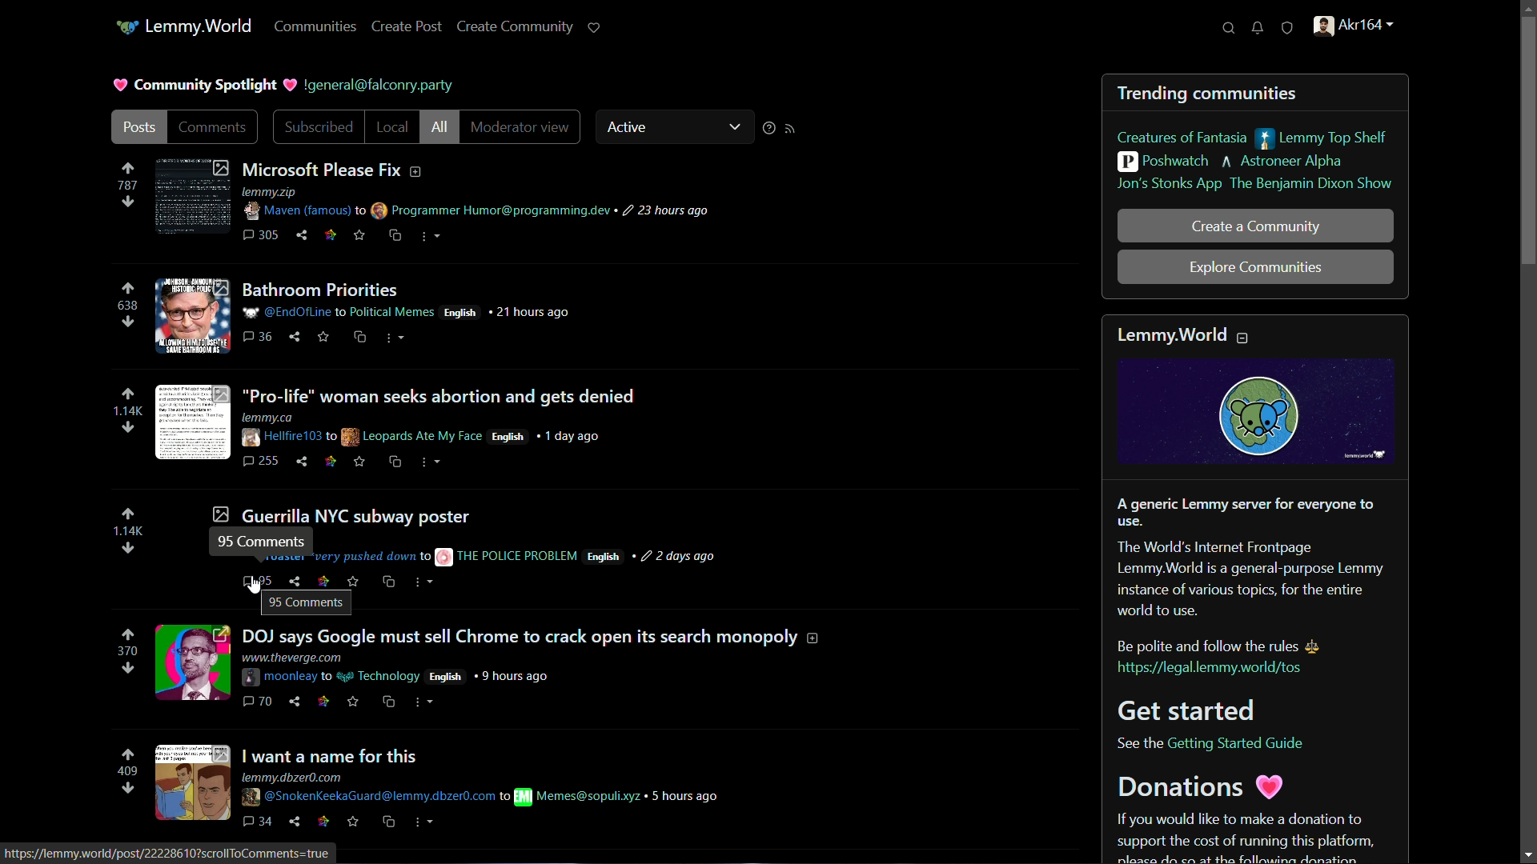 The height and width of the screenshot is (864, 1537). Describe the element at coordinates (1214, 670) in the screenshot. I see `| https://legal.lemmy.world/tos` at that location.